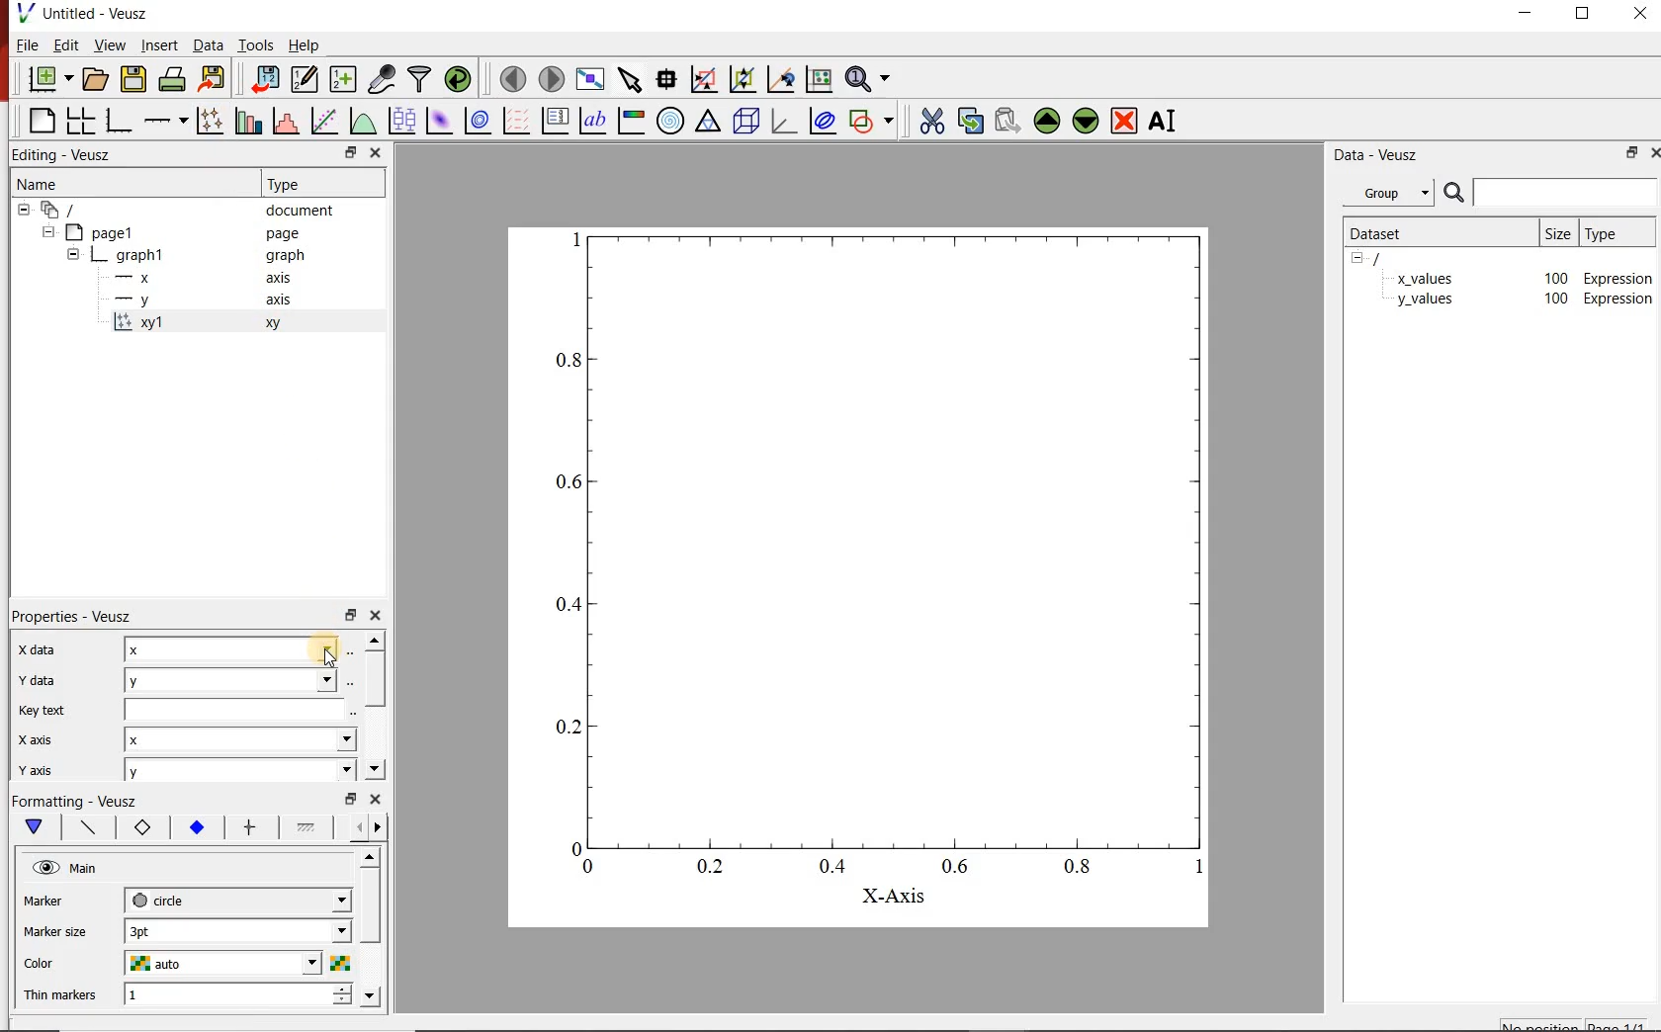 Image resolution: width=1661 pixels, height=1032 pixels. What do you see at coordinates (1643, 16) in the screenshot?
I see `close` at bounding box center [1643, 16].